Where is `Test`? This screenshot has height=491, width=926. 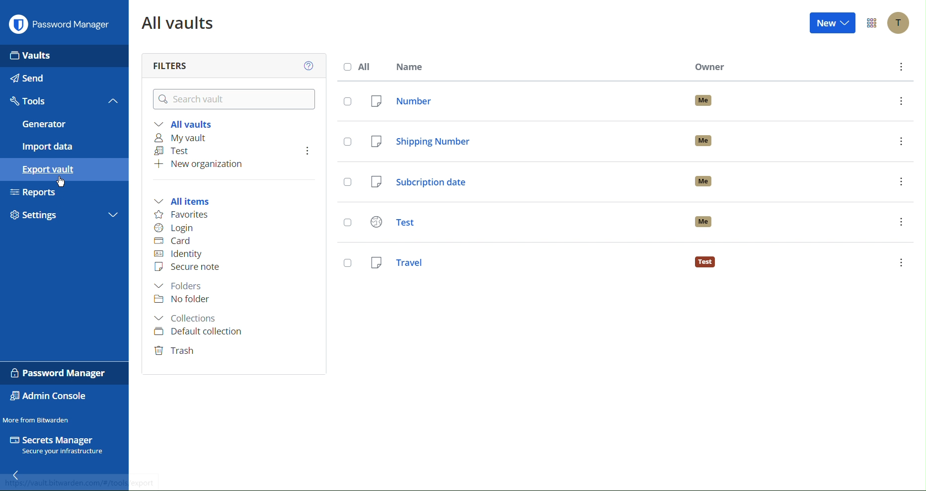
Test is located at coordinates (547, 258).